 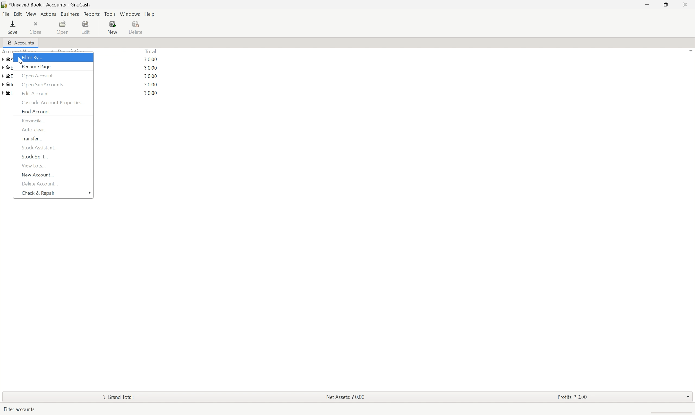 I want to click on Restore down, so click(x=668, y=4).